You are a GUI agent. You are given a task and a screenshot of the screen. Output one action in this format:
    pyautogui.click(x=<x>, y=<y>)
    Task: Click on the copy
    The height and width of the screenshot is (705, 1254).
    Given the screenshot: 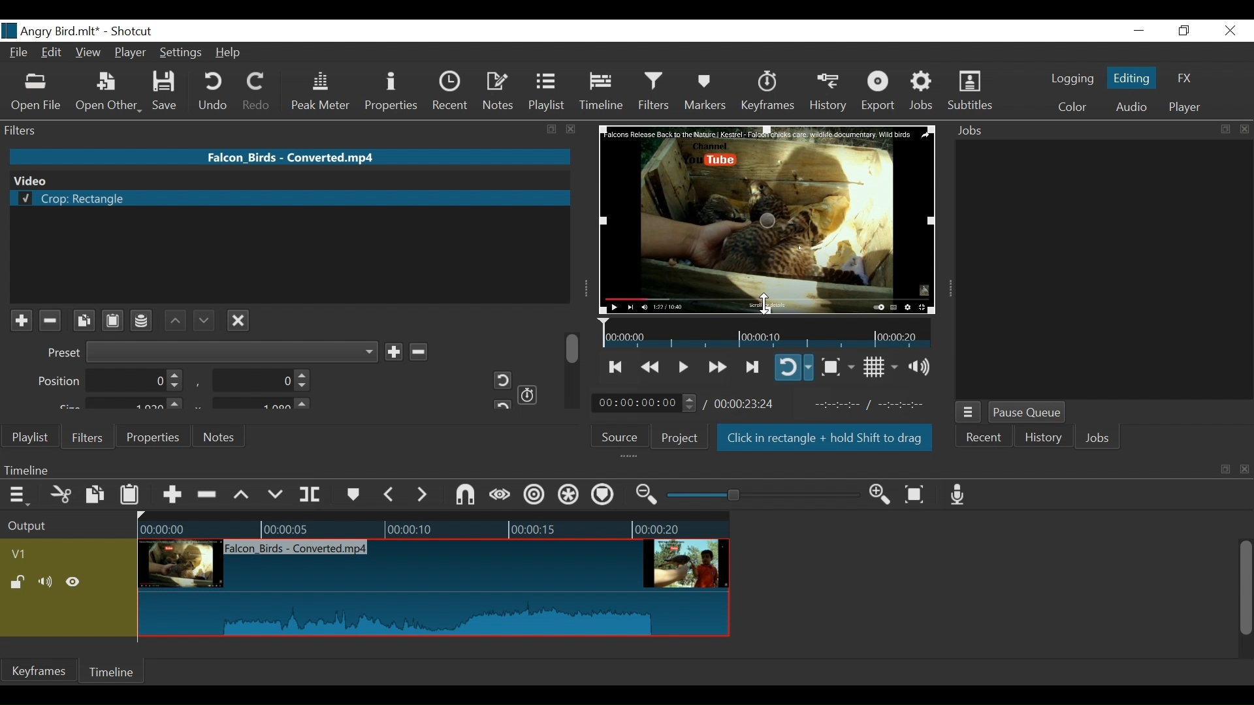 What is the action you would take?
    pyautogui.click(x=1224, y=129)
    